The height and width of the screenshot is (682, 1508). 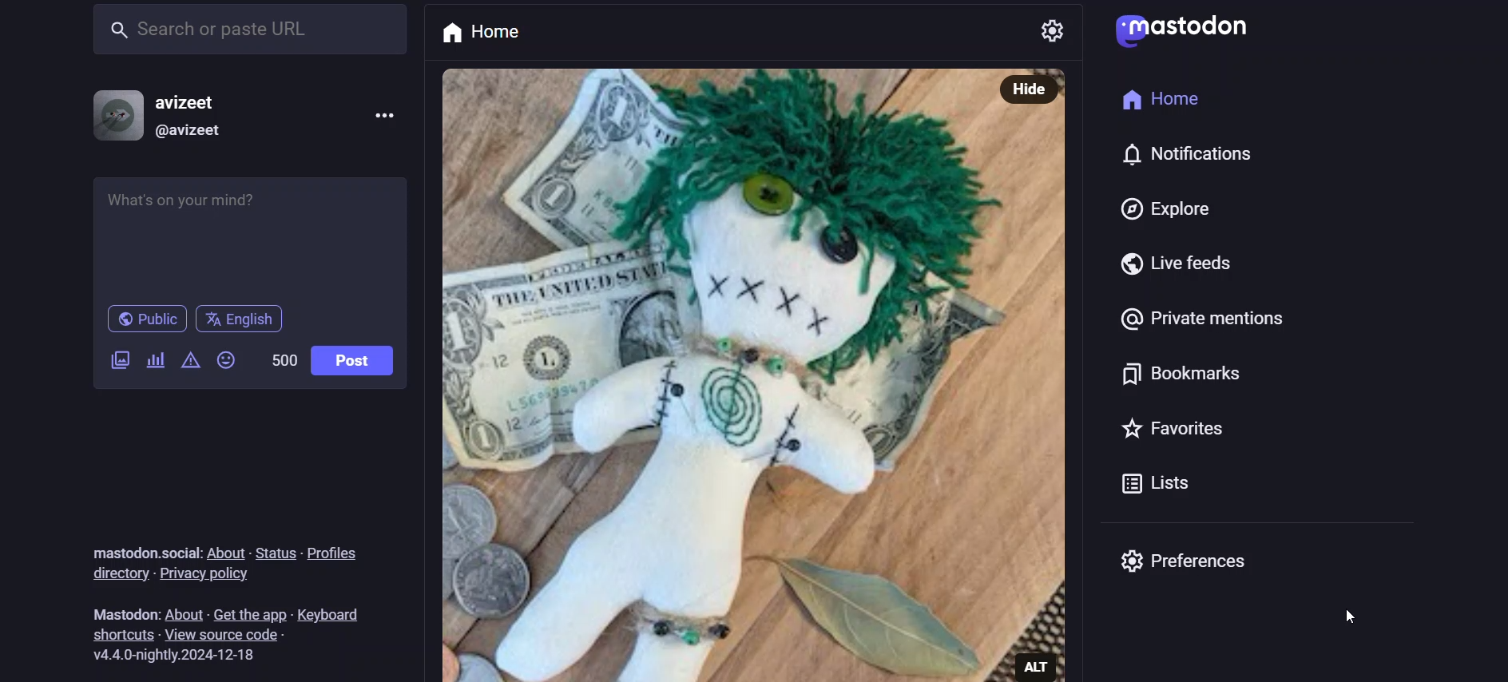 What do you see at coordinates (191, 359) in the screenshot?
I see `content warning` at bounding box center [191, 359].